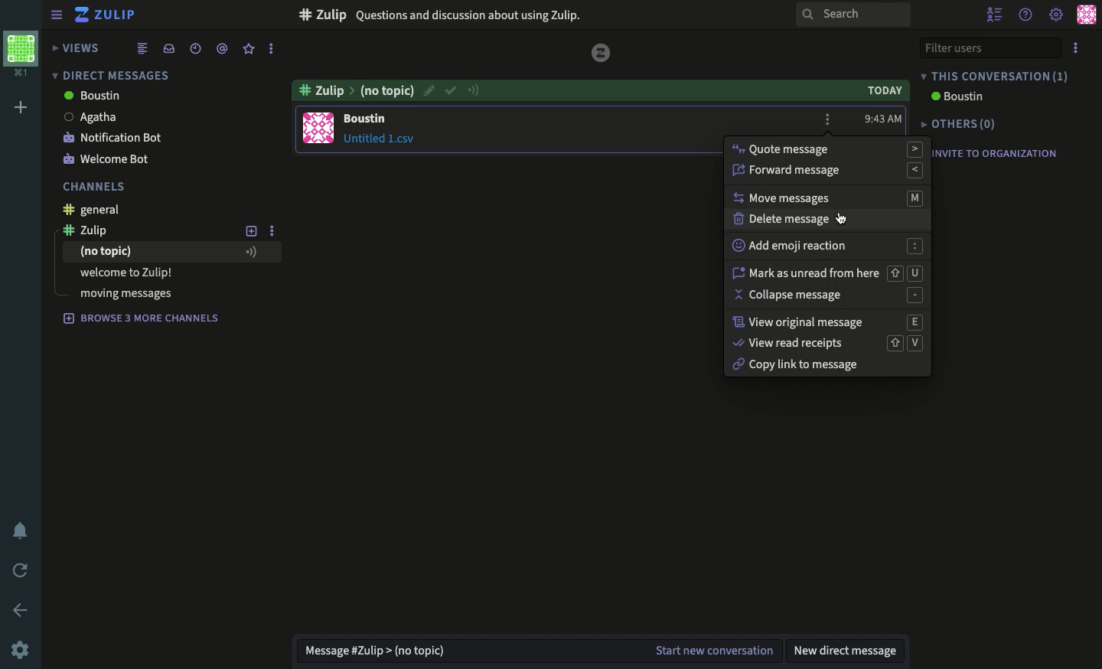 This screenshot has height=669, width=1102. I want to click on copy link to message, so click(799, 366).